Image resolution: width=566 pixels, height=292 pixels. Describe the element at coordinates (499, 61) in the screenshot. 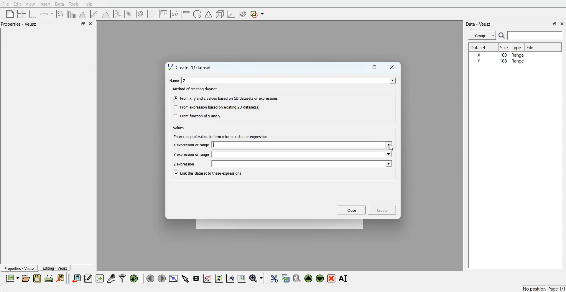

I see `Y 100 Range` at that location.